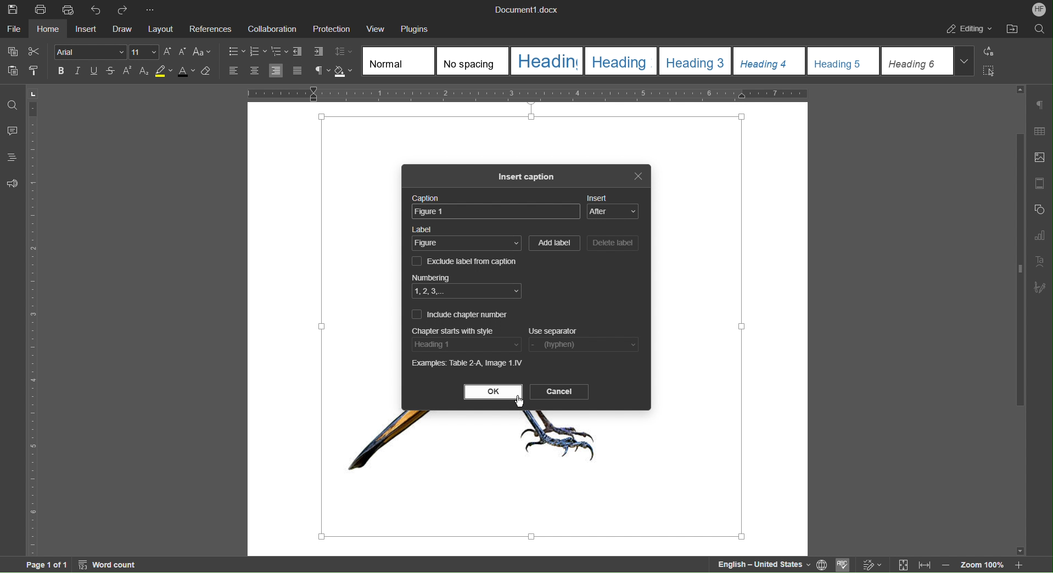 Image resolution: width=1053 pixels, height=573 pixels. I want to click on Decrease Indent, so click(299, 51).